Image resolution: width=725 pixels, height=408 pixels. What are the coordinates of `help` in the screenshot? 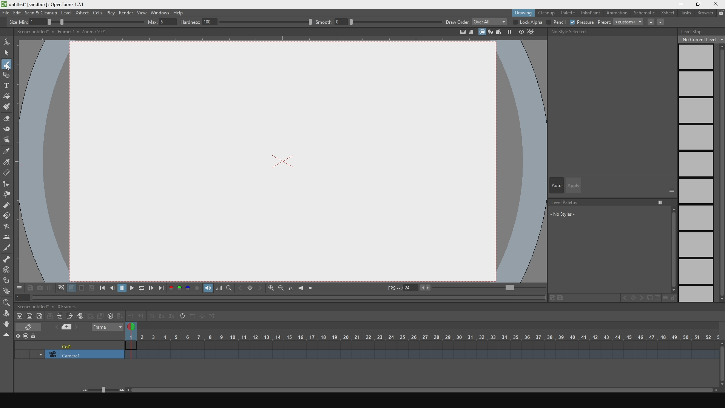 It's located at (181, 11).